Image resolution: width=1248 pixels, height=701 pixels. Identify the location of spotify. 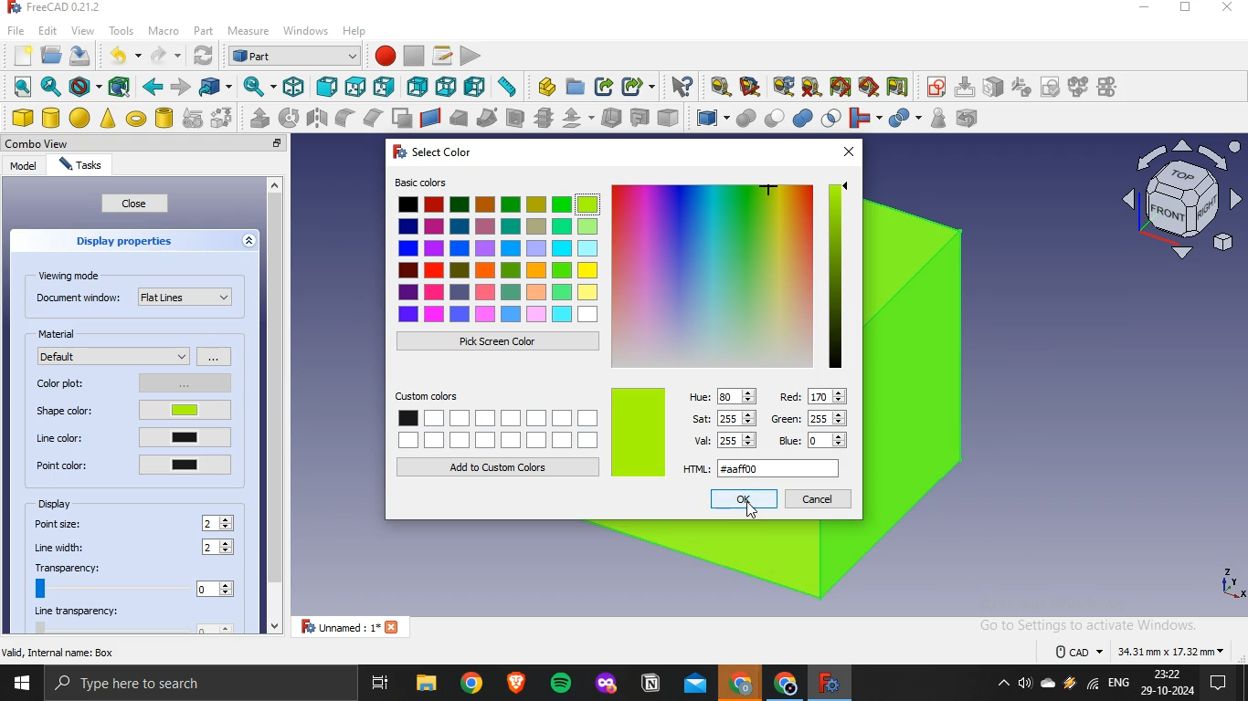
(563, 685).